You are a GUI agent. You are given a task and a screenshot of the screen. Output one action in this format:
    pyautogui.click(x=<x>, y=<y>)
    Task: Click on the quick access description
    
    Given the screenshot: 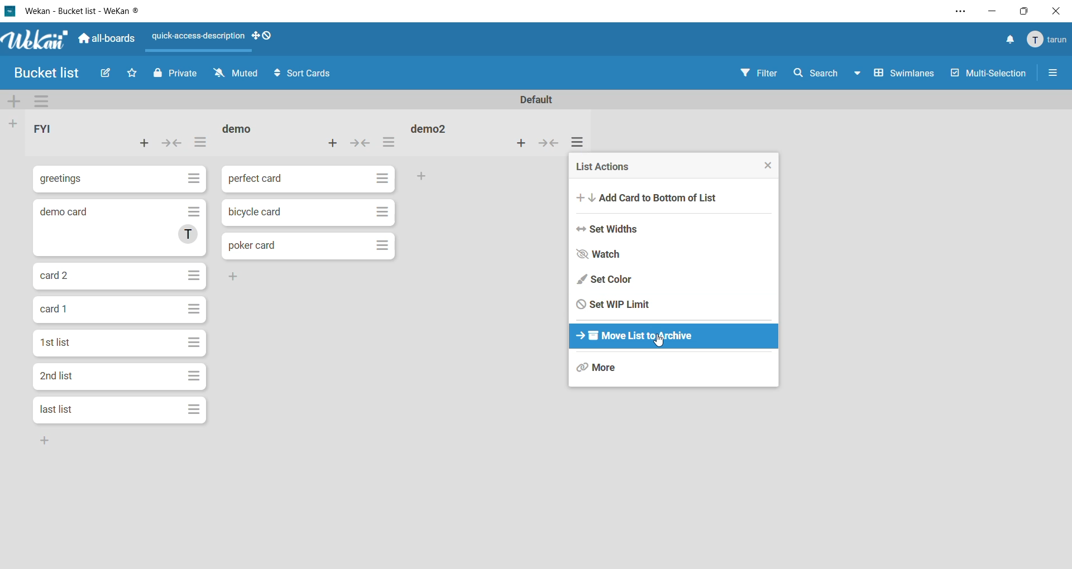 What is the action you would take?
    pyautogui.click(x=195, y=36)
    